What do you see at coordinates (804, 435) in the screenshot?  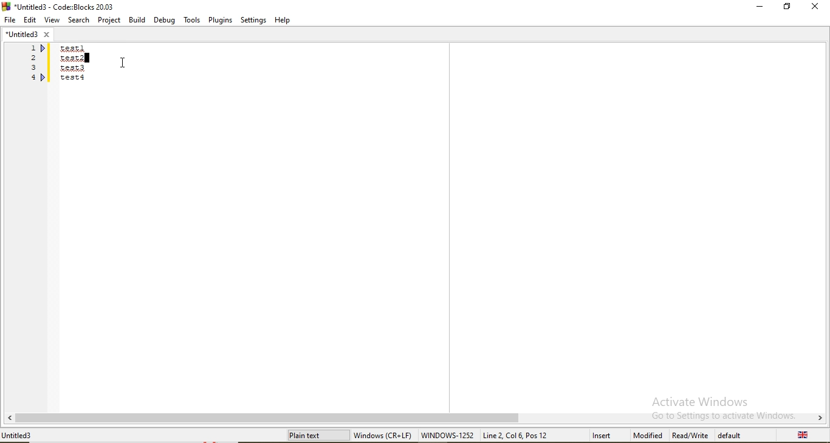 I see `language` at bounding box center [804, 435].